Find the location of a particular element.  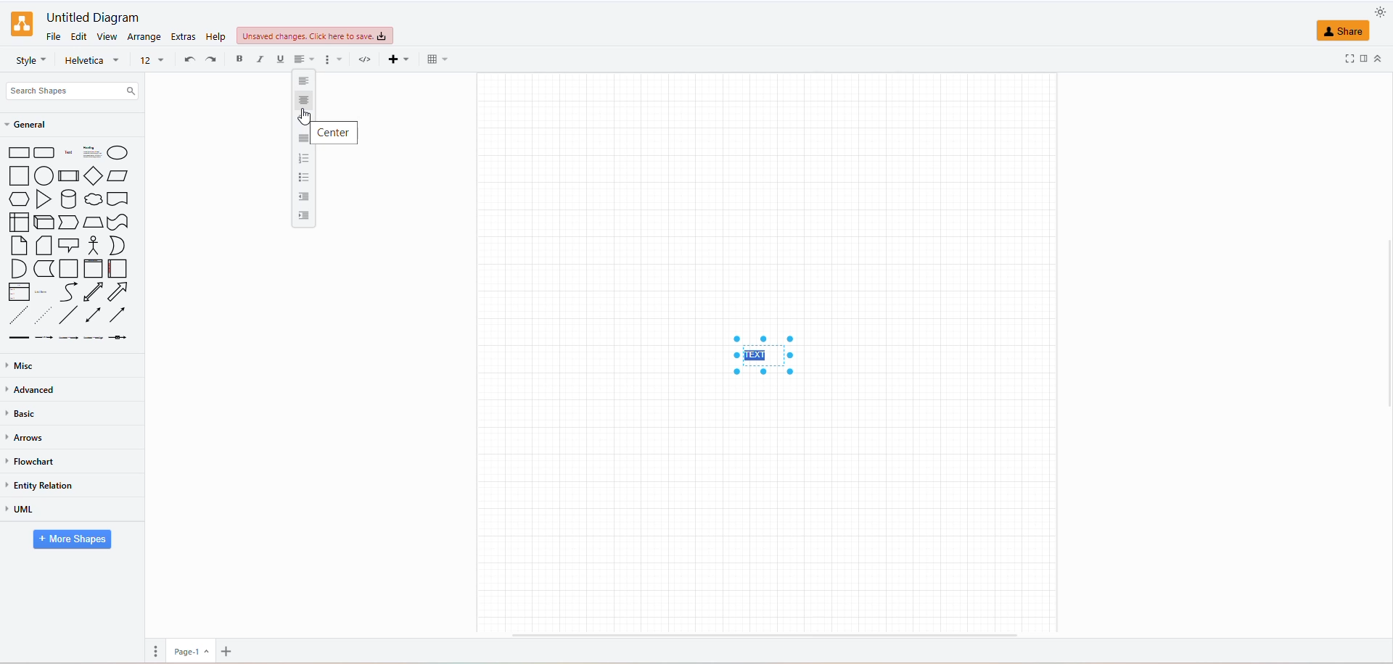

untitled diagram is located at coordinates (89, 17).